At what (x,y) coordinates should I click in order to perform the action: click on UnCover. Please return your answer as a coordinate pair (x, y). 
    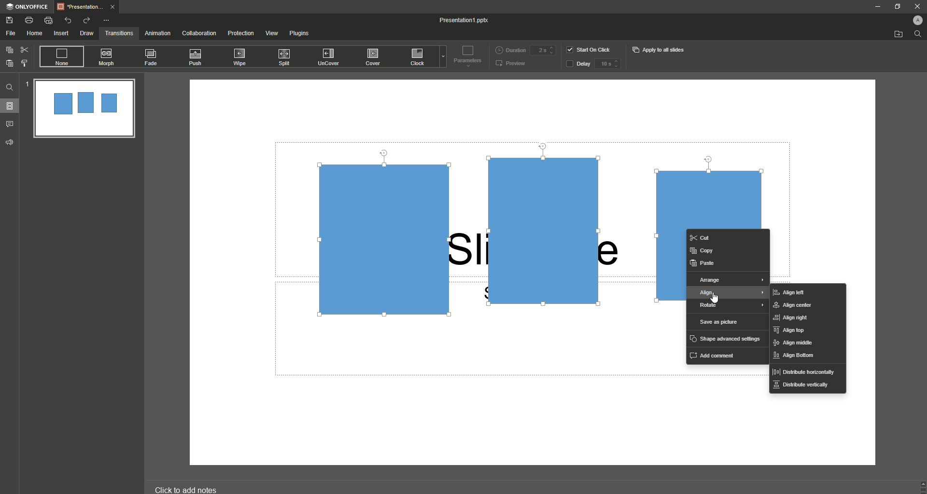
    Looking at the image, I should click on (332, 57).